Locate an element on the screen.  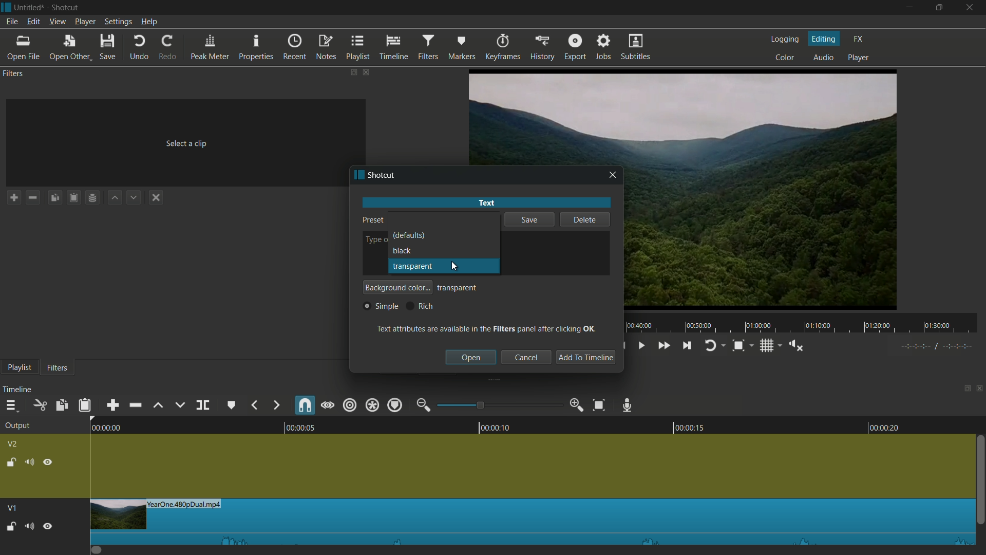
toggle play or pause is located at coordinates (642, 346).